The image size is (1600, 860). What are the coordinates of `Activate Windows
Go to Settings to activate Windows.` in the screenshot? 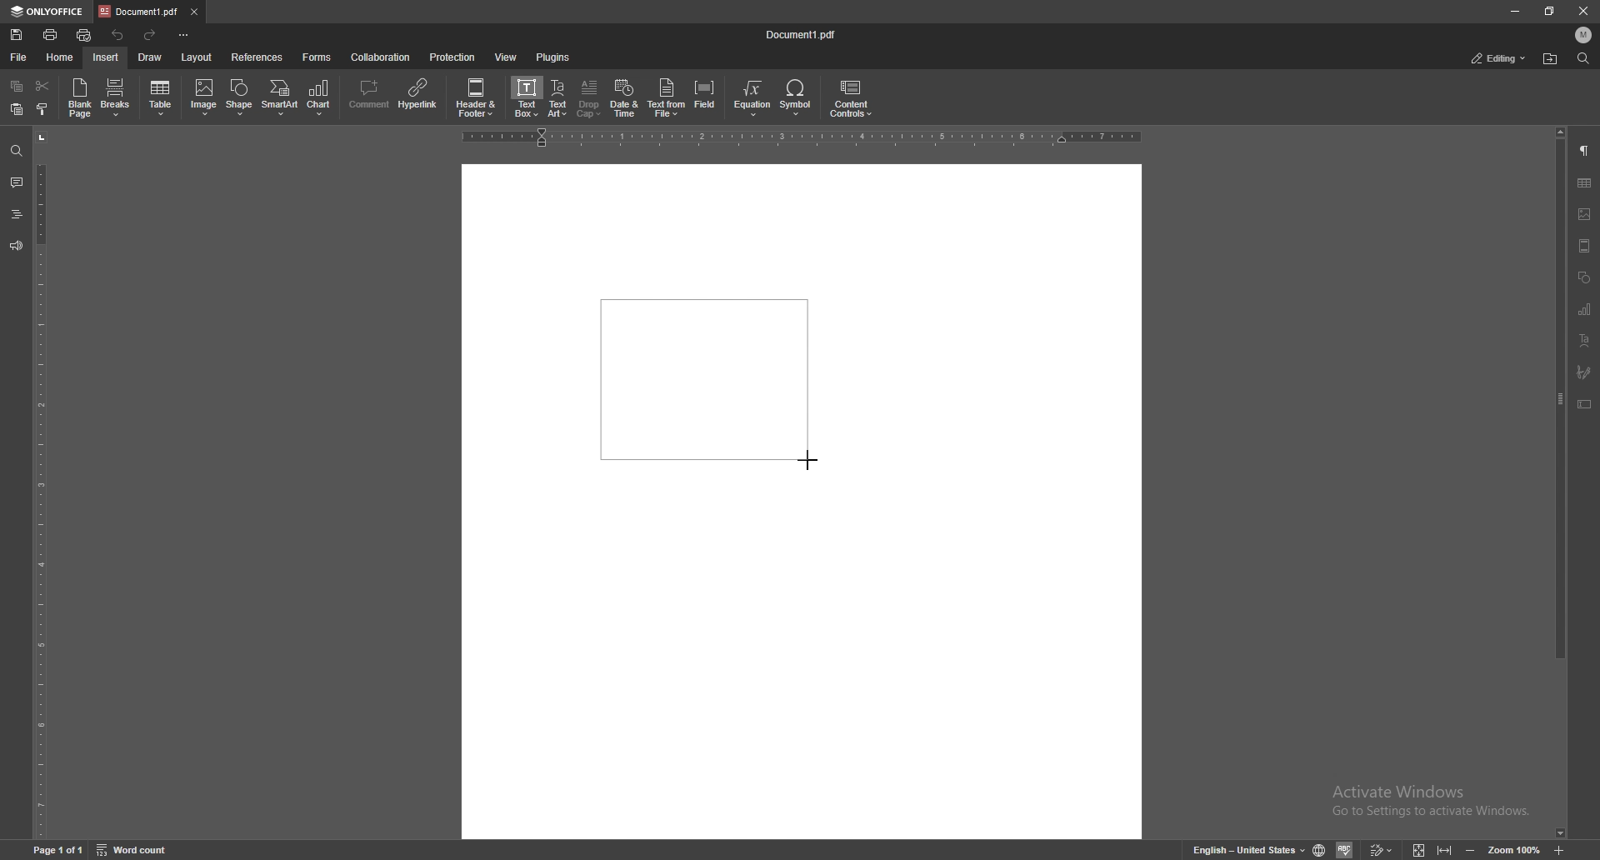 It's located at (1435, 802).